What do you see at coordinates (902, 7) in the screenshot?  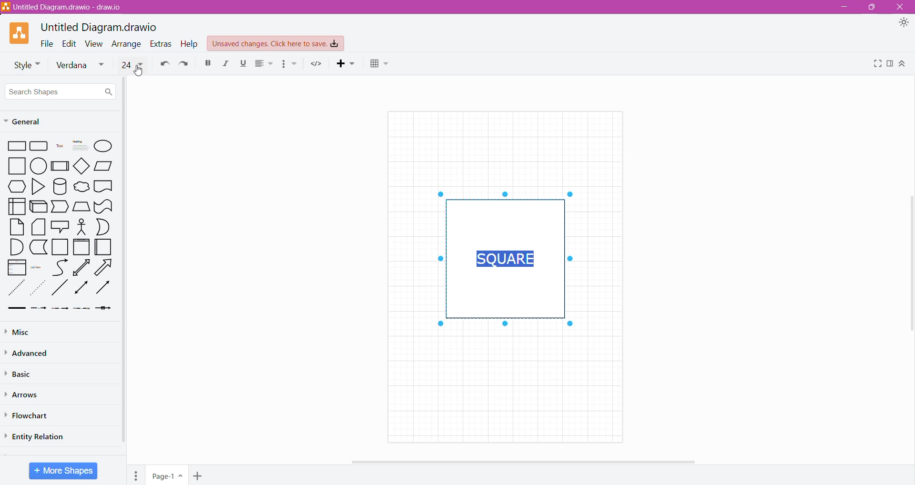 I see `Close` at bounding box center [902, 7].